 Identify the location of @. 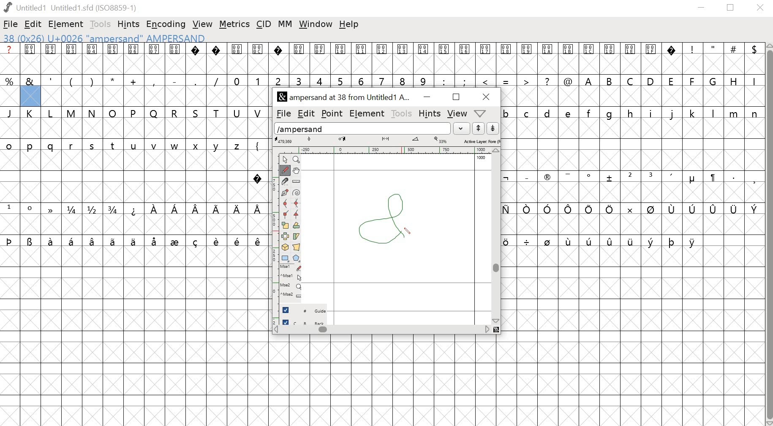
(568, 80).